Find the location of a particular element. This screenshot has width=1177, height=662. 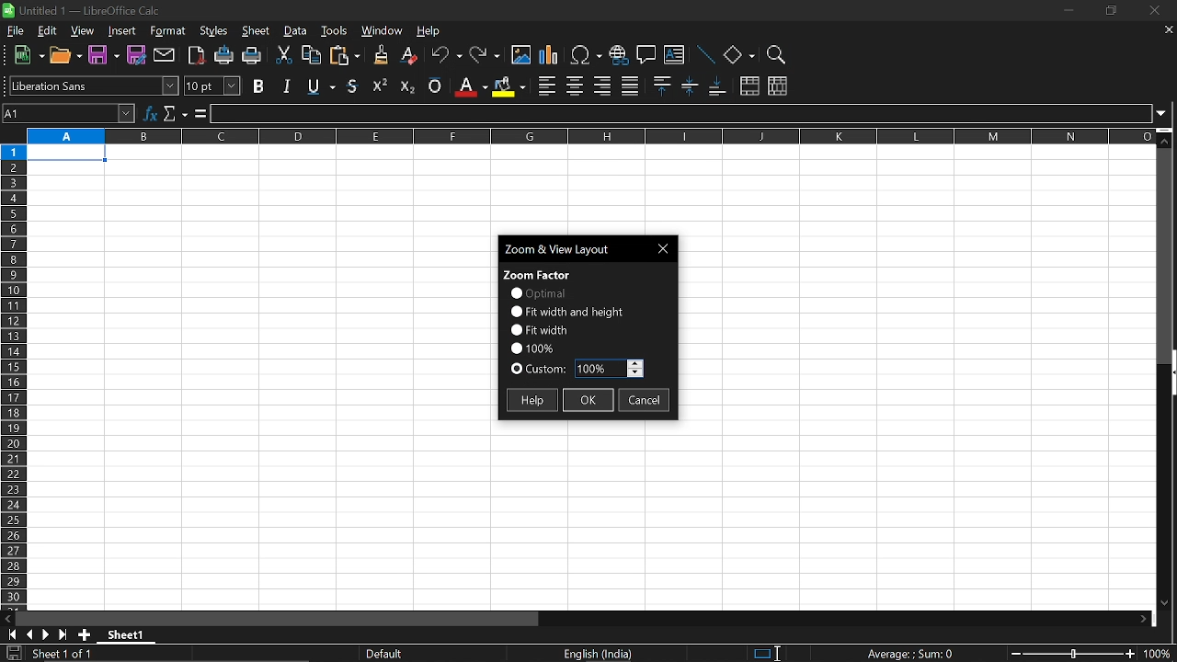

rows is located at coordinates (12, 375).